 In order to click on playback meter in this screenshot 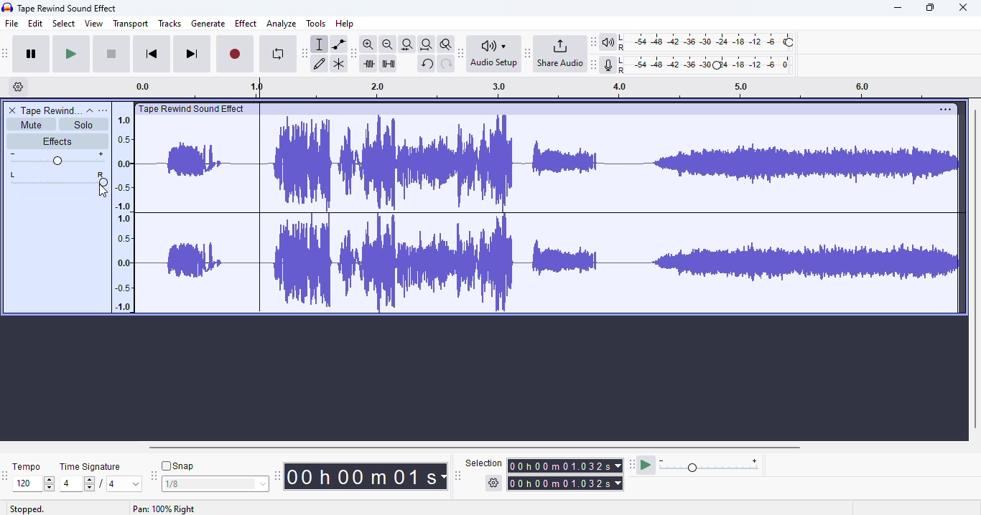, I will do `click(699, 42)`.